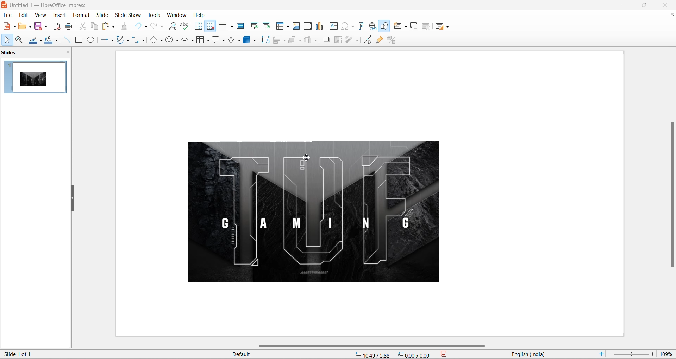  What do you see at coordinates (185, 41) in the screenshot?
I see `block arrows` at bounding box center [185, 41].